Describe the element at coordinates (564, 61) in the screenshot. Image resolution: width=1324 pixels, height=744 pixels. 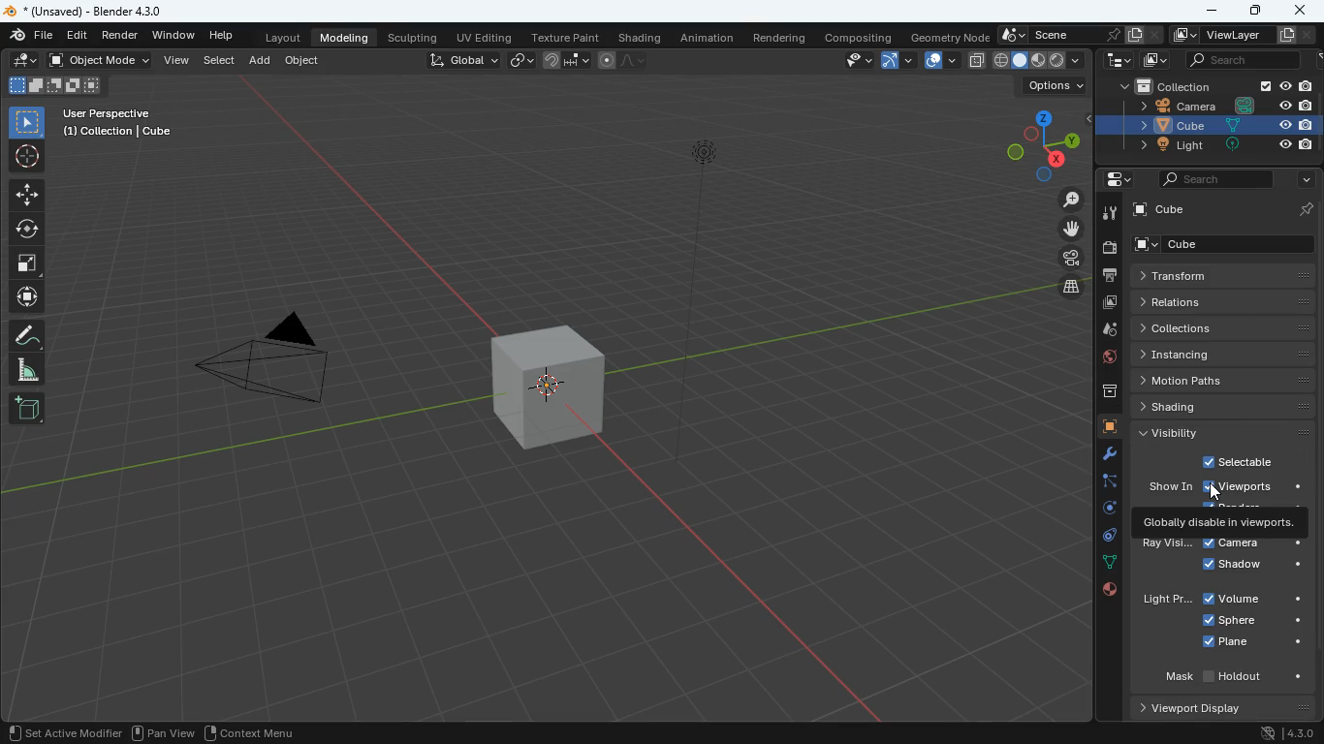
I see `join` at that location.